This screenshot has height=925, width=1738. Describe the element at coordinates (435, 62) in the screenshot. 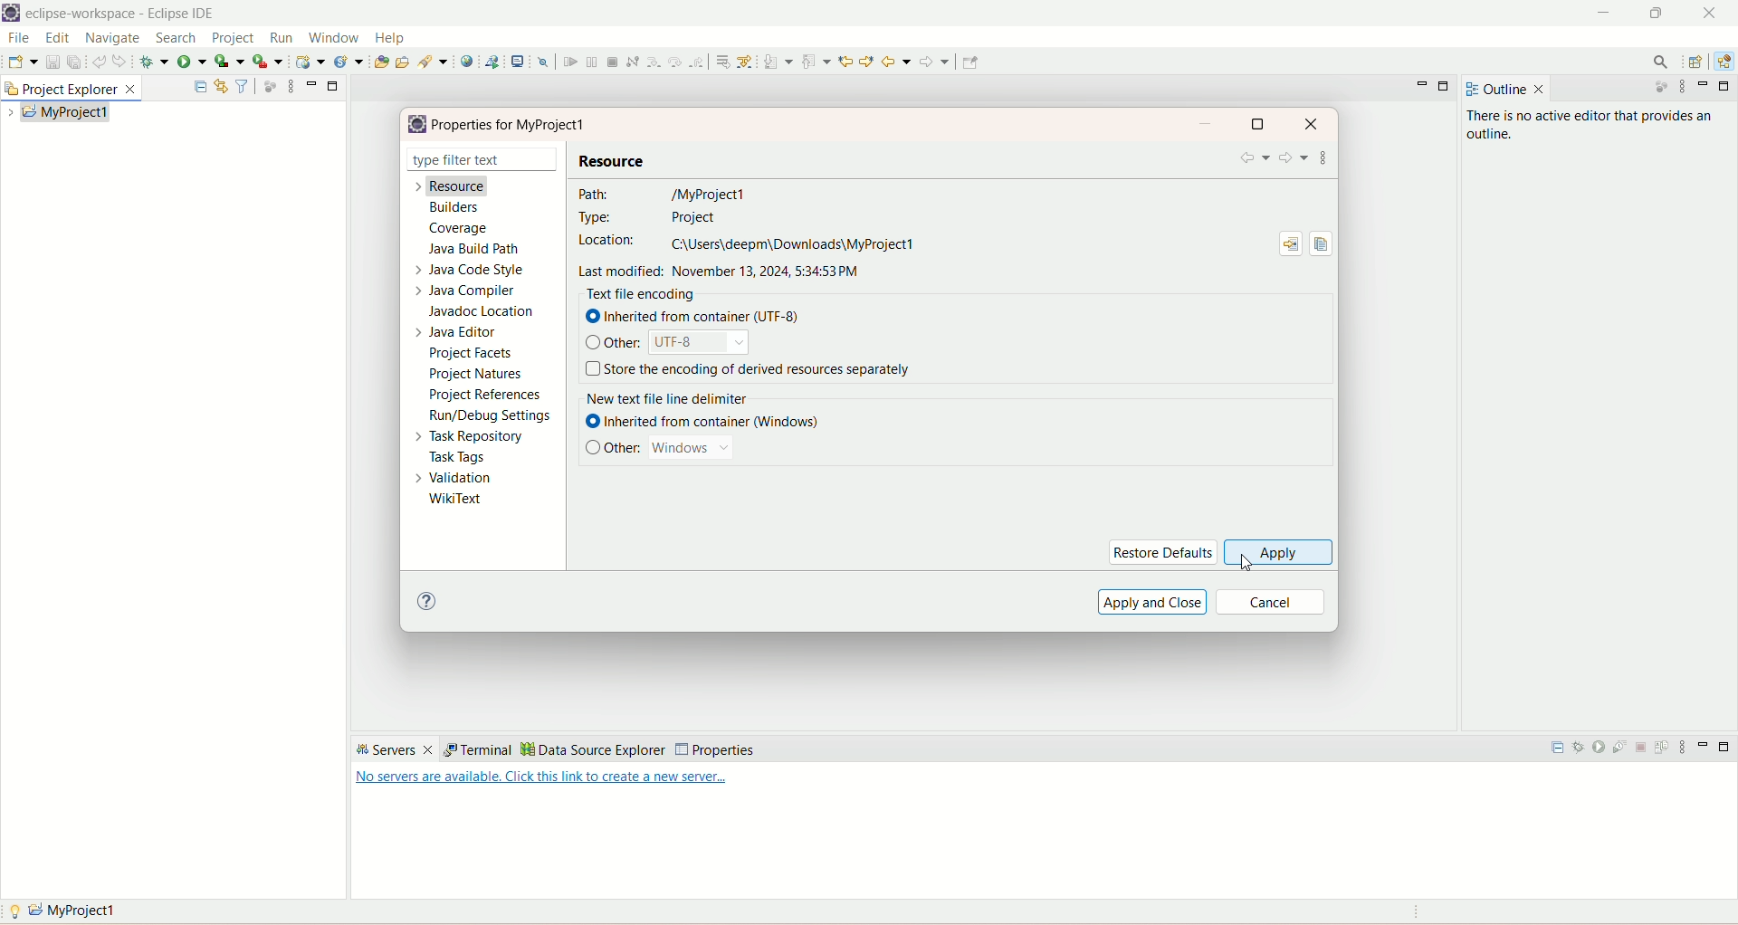

I see `search` at that location.